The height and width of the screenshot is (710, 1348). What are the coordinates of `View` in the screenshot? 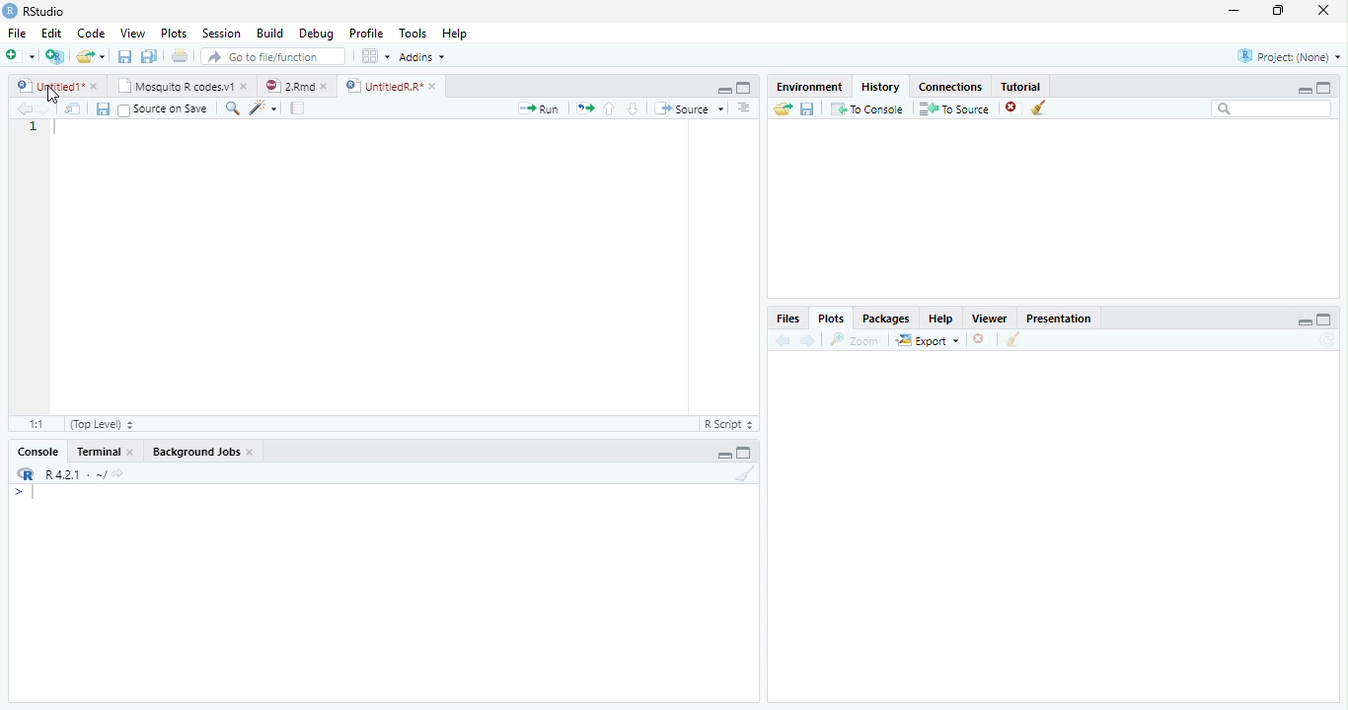 It's located at (132, 34).